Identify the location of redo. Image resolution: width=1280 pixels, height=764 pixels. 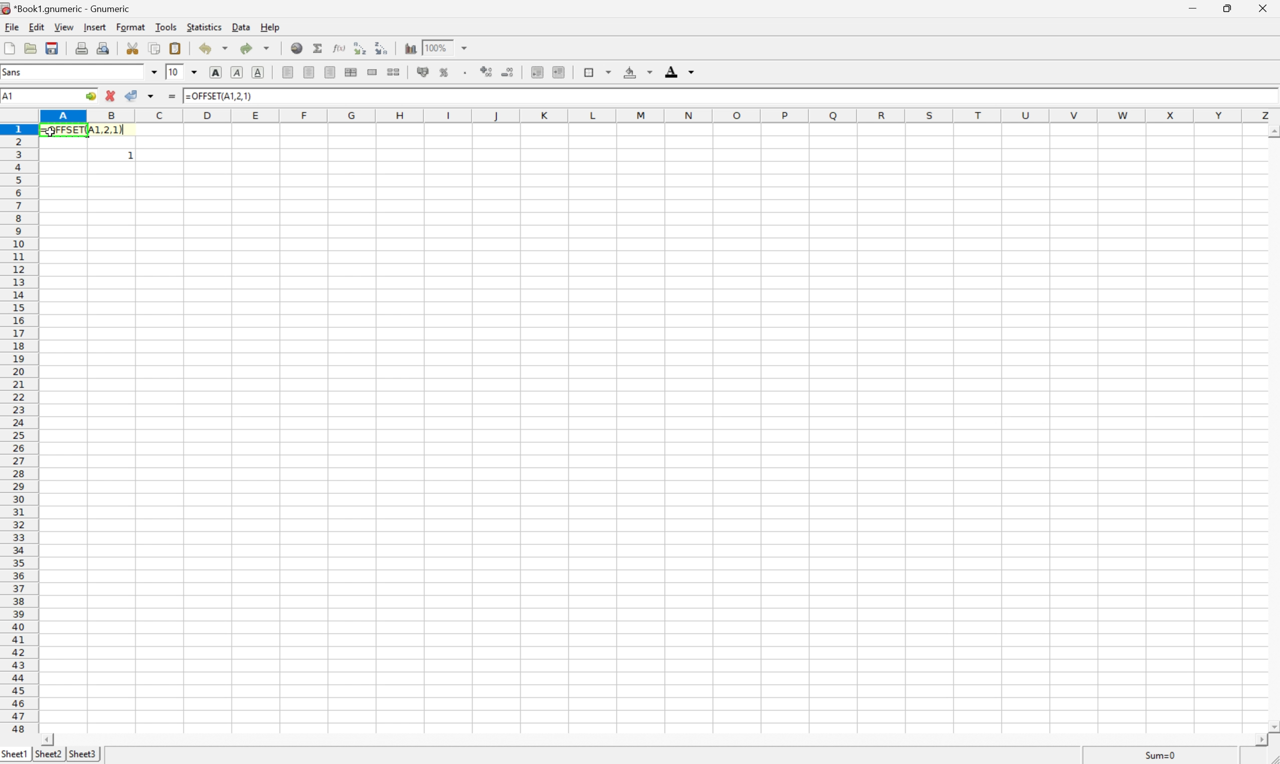
(256, 48).